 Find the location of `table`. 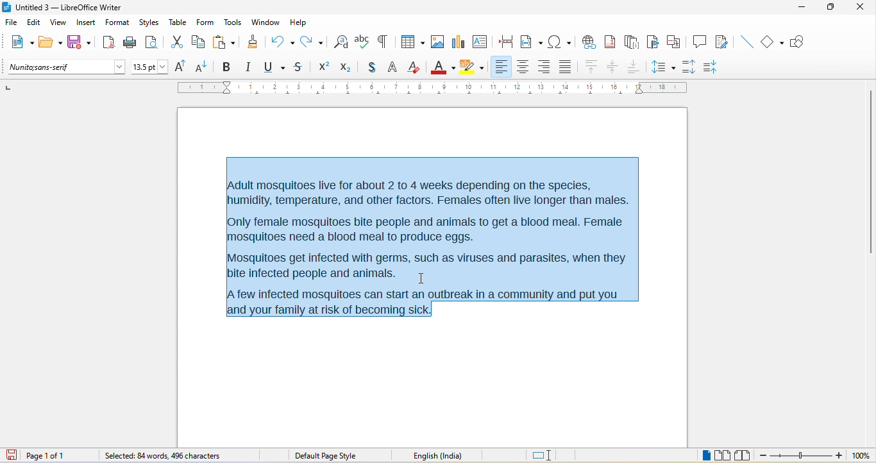

table is located at coordinates (410, 43).